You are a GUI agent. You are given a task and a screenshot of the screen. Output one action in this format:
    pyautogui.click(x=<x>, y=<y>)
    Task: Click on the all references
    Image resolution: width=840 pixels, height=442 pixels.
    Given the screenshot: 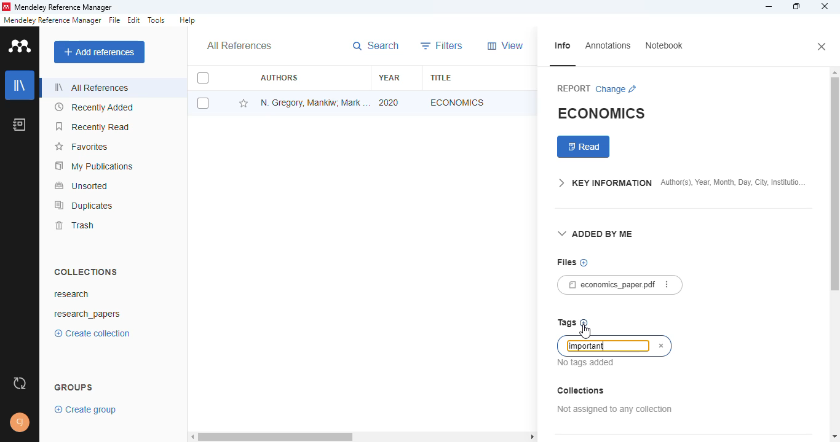 What is the action you would take?
    pyautogui.click(x=89, y=87)
    